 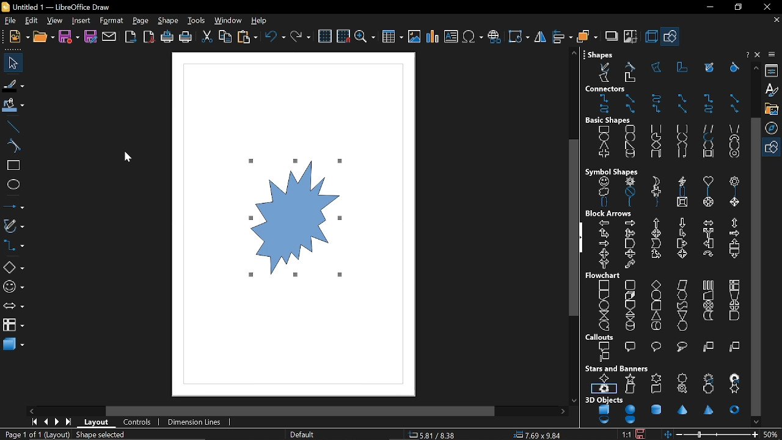 What do you see at coordinates (82, 20) in the screenshot?
I see `insert` at bounding box center [82, 20].